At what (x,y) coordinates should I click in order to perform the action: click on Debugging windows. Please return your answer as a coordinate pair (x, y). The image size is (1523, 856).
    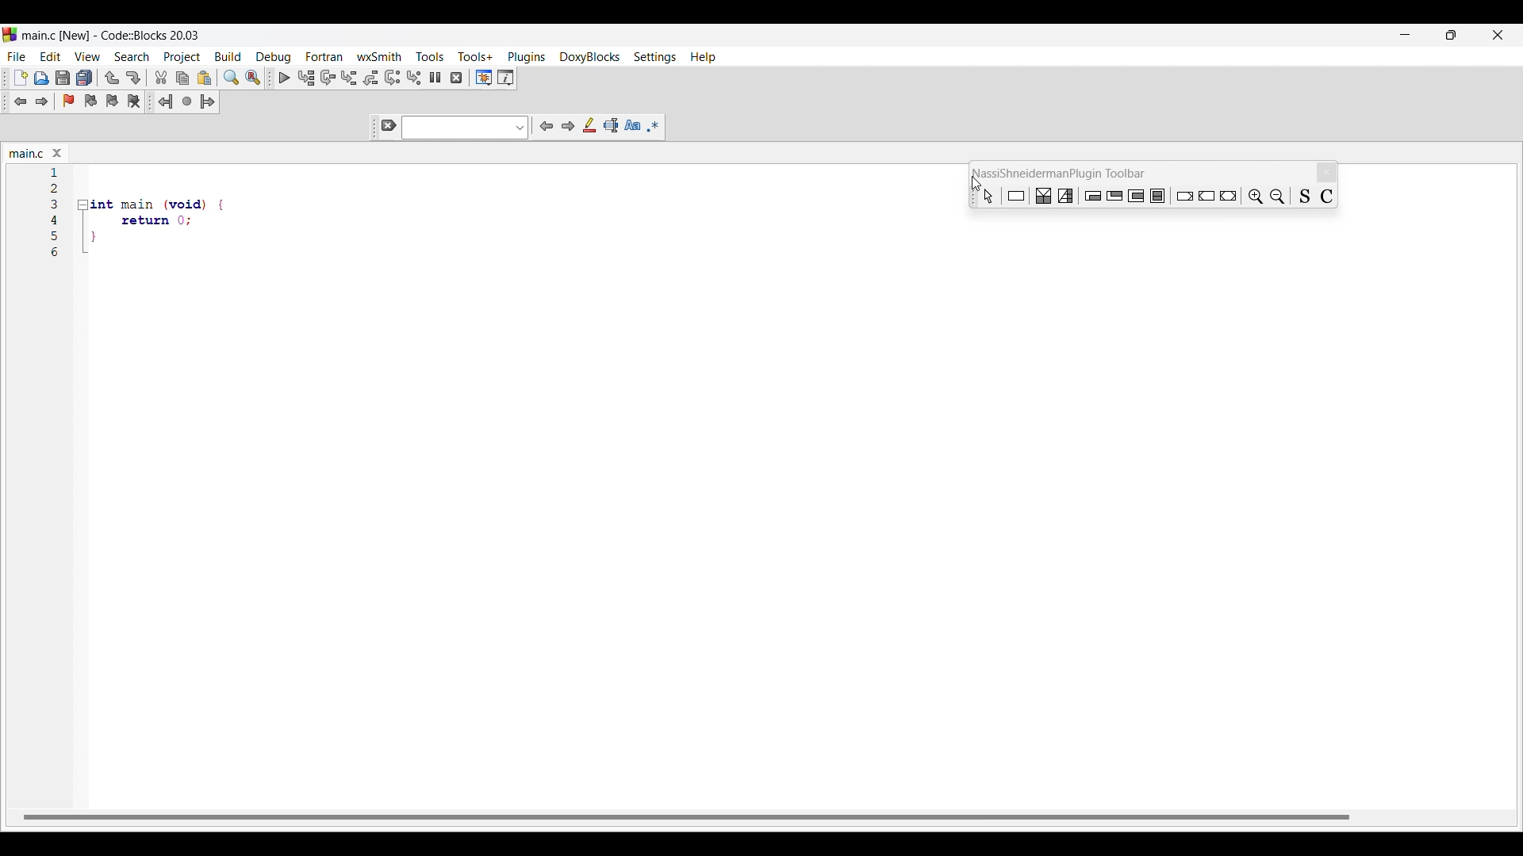
    Looking at the image, I should click on (484, 78).